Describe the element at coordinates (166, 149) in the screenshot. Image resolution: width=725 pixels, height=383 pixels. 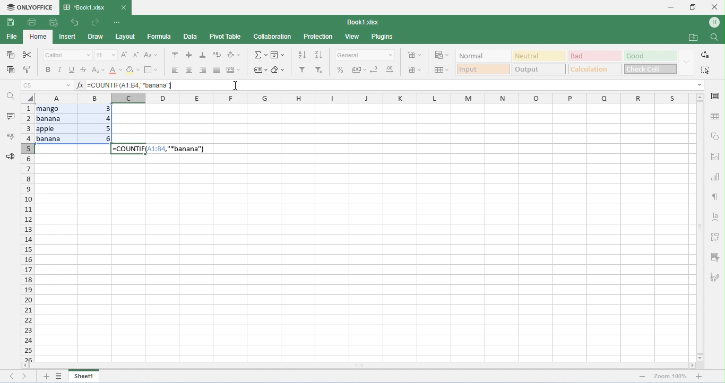
I see `formula appeared in selected cell` at that location.